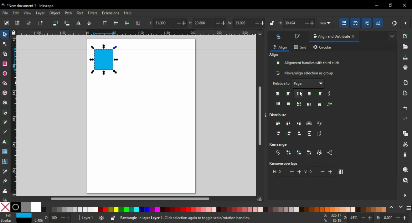 This screenshot has height=223, width=412. I want to click on object flip vertical, so click(89, 24).